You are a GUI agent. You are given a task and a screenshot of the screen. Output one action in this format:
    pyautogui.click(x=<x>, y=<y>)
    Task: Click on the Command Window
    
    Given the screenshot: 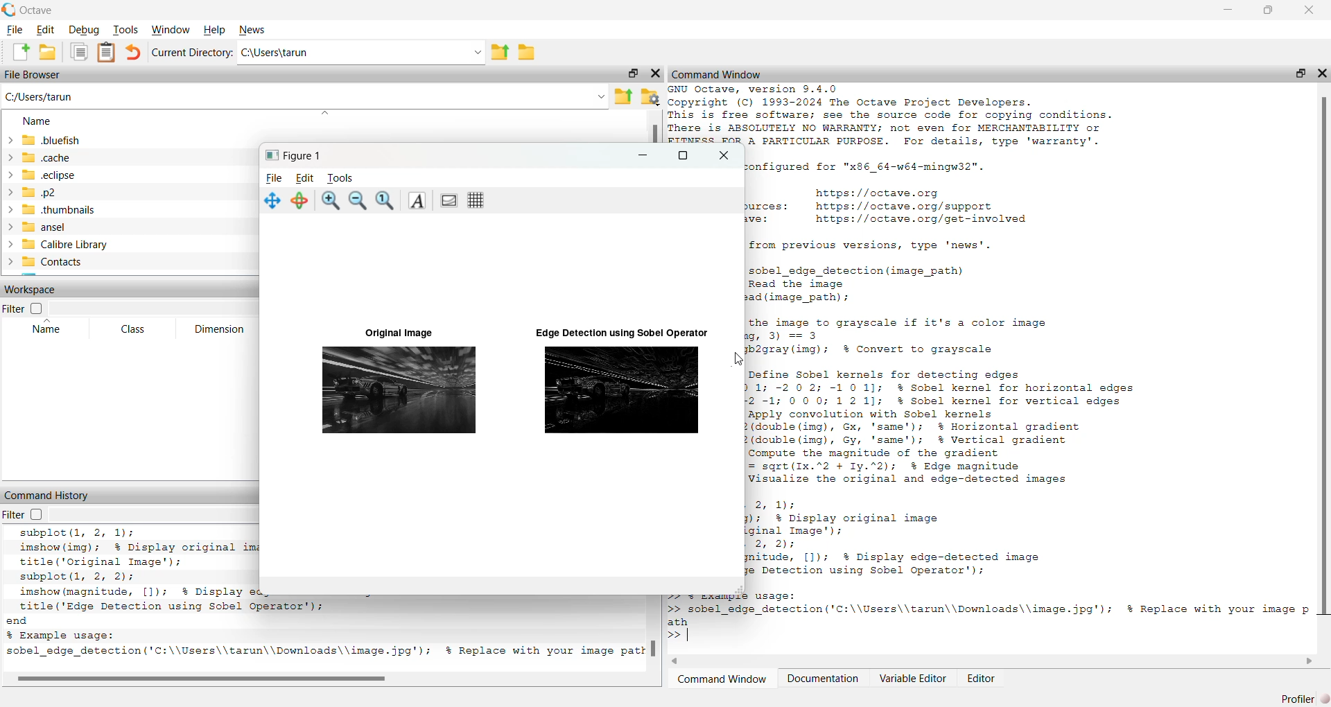 What is the action you would take?
    pyautogui.click(x=722, y=681)
    